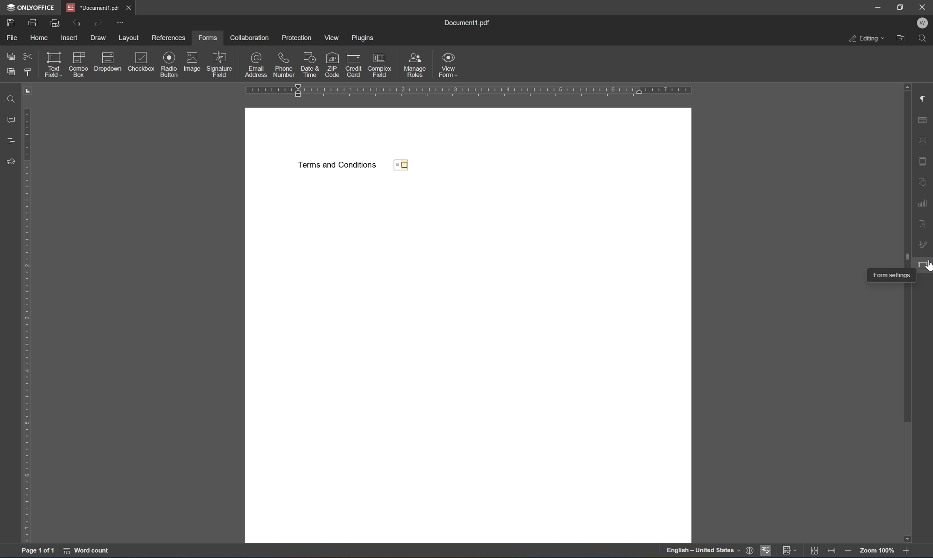 Image resolution: width=933 pixels, height=558 pixels. I want to click on print, so click(34, 23).